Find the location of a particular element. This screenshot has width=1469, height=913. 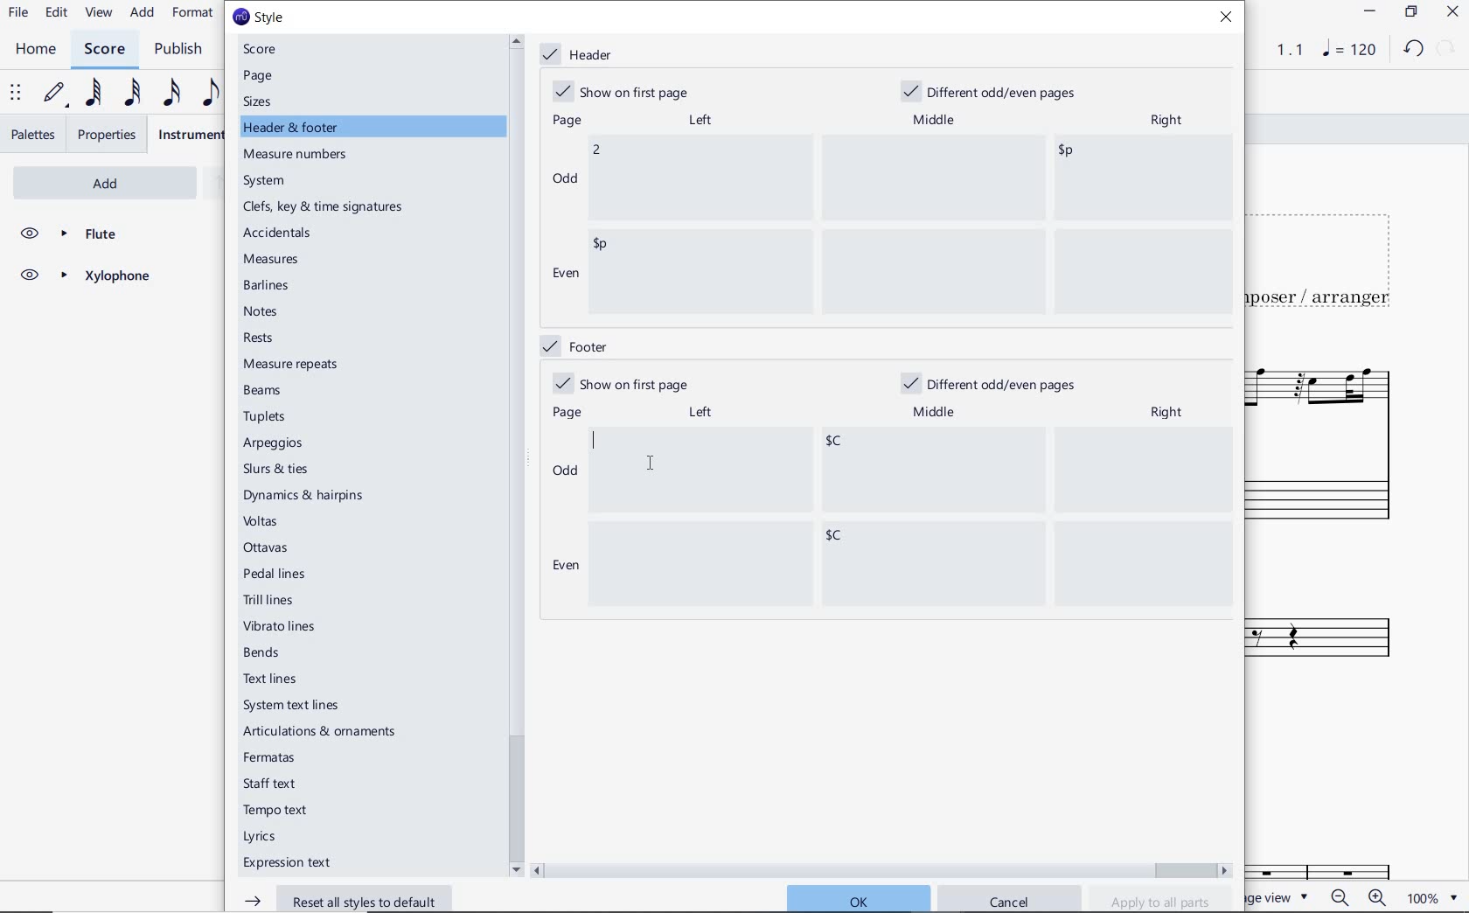

PUBLISH is located at coordinates (183, 50).